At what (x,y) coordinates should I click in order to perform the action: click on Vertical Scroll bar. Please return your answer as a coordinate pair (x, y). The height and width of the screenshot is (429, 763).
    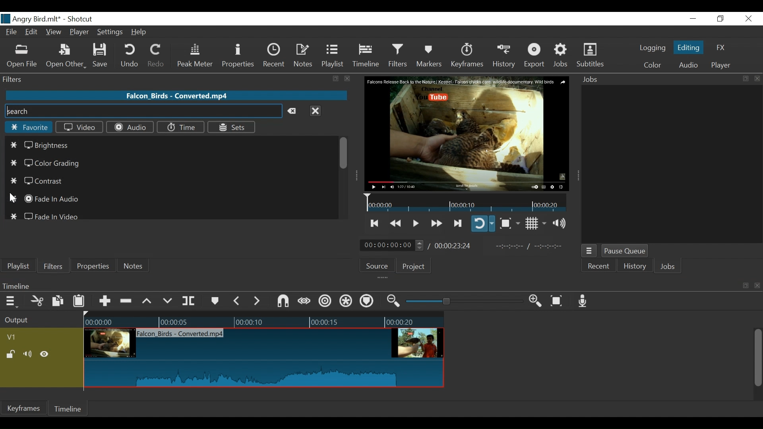
    Looking at the image, I should click on (344, 153).